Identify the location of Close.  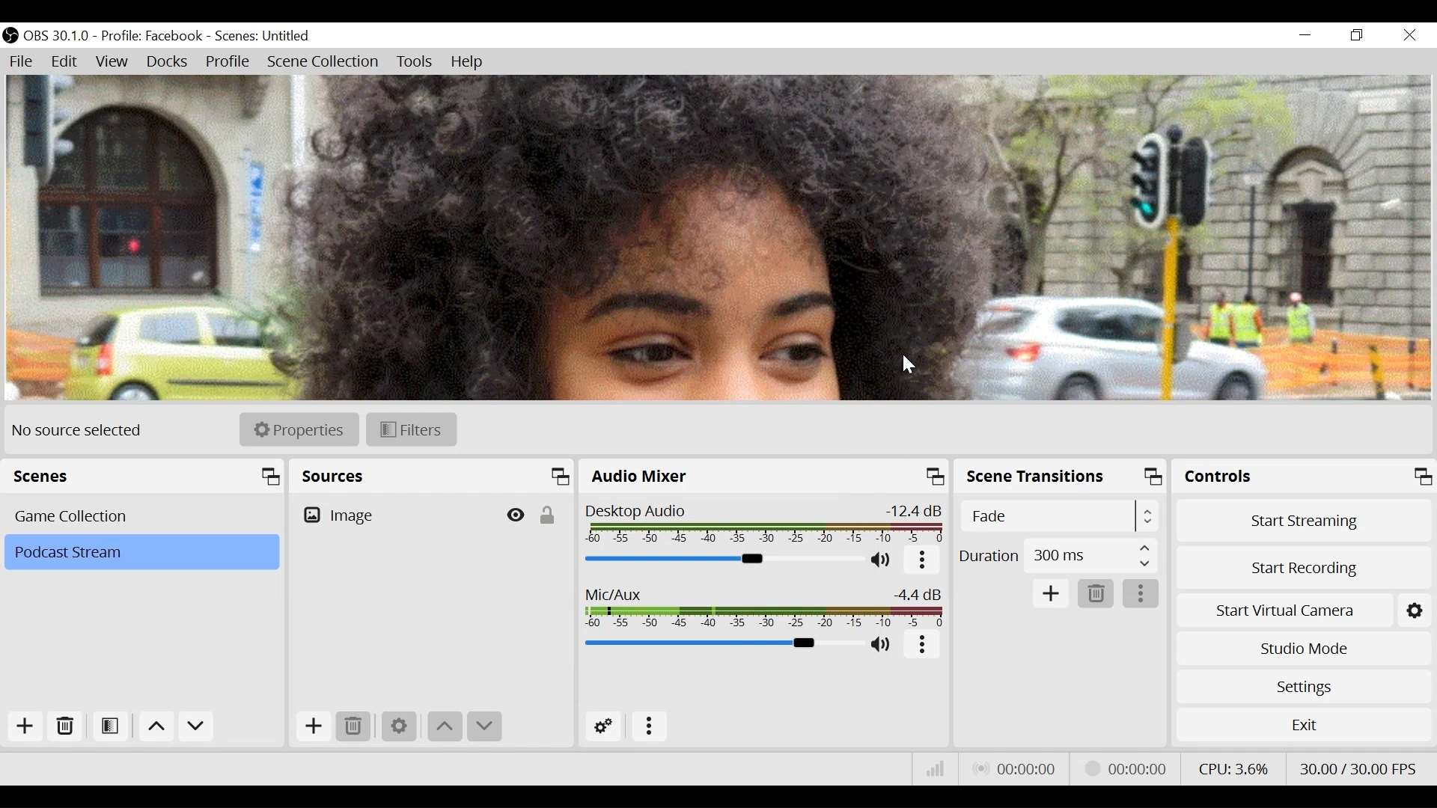
(1412, 34).